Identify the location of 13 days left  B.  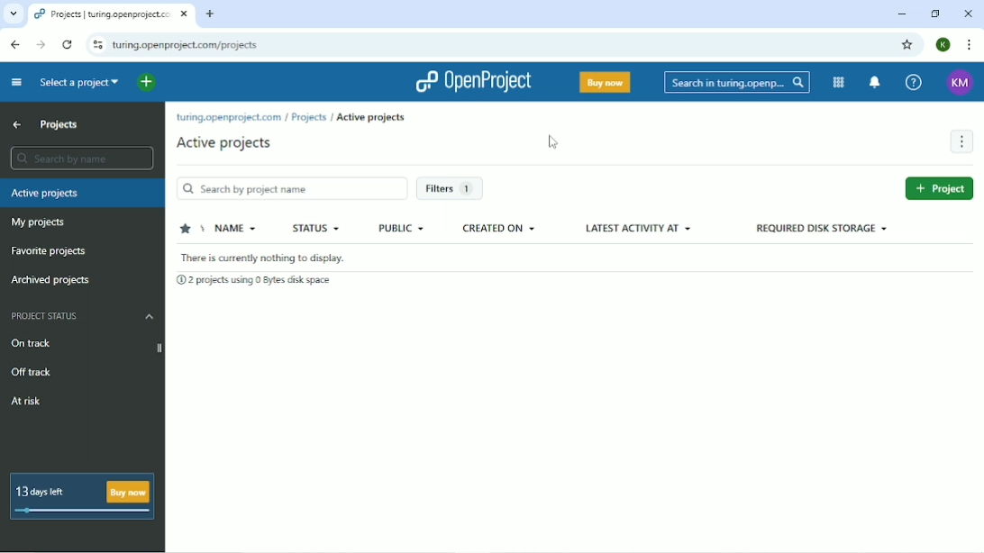
(50, 488).